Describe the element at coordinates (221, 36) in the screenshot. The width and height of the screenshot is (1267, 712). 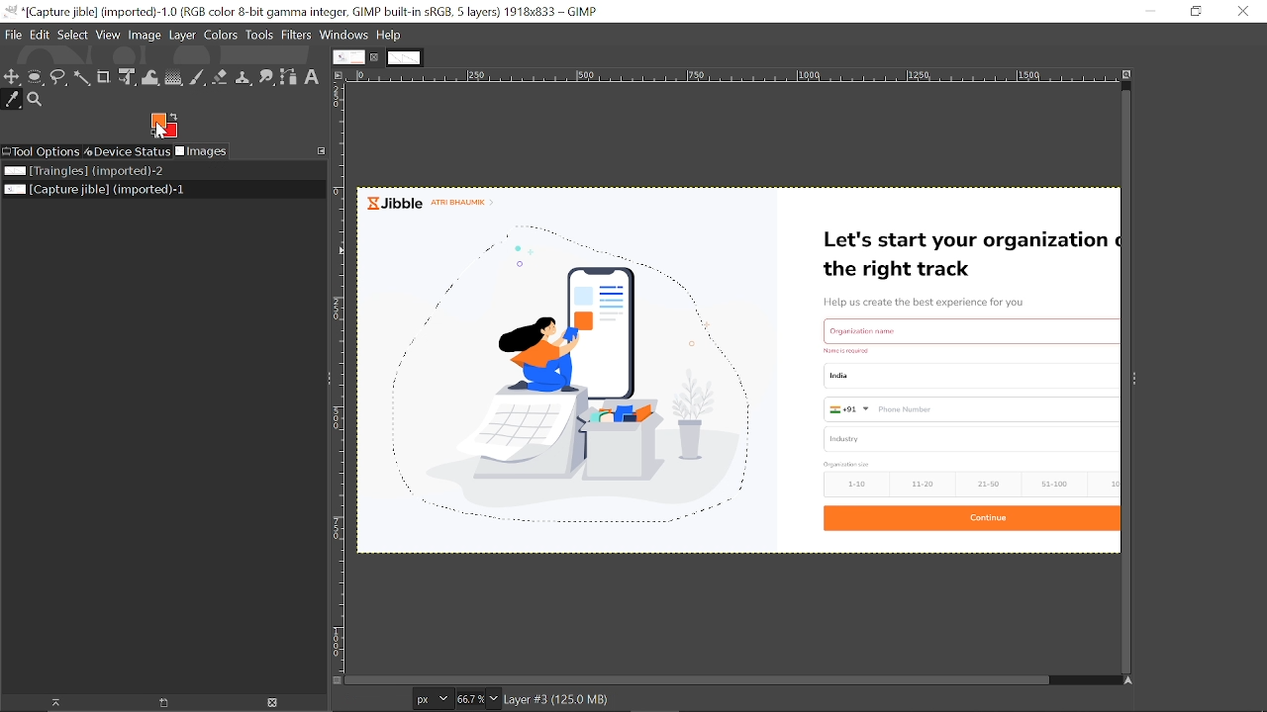
I see `Colors` at that location.